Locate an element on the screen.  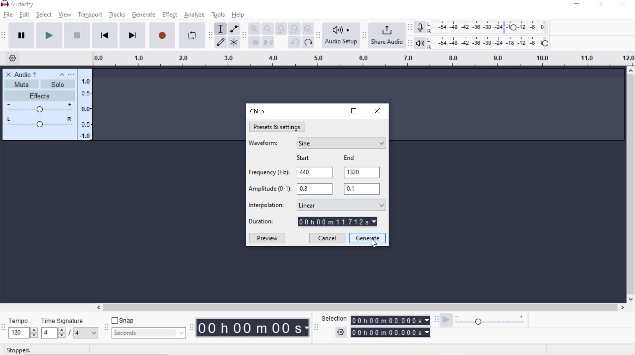
Frequency (Hz) is located at coordinates (269, 172).